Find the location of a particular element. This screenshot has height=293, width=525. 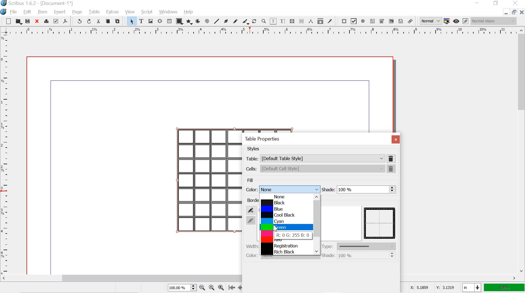

select item is located at coordinates (132, 22).